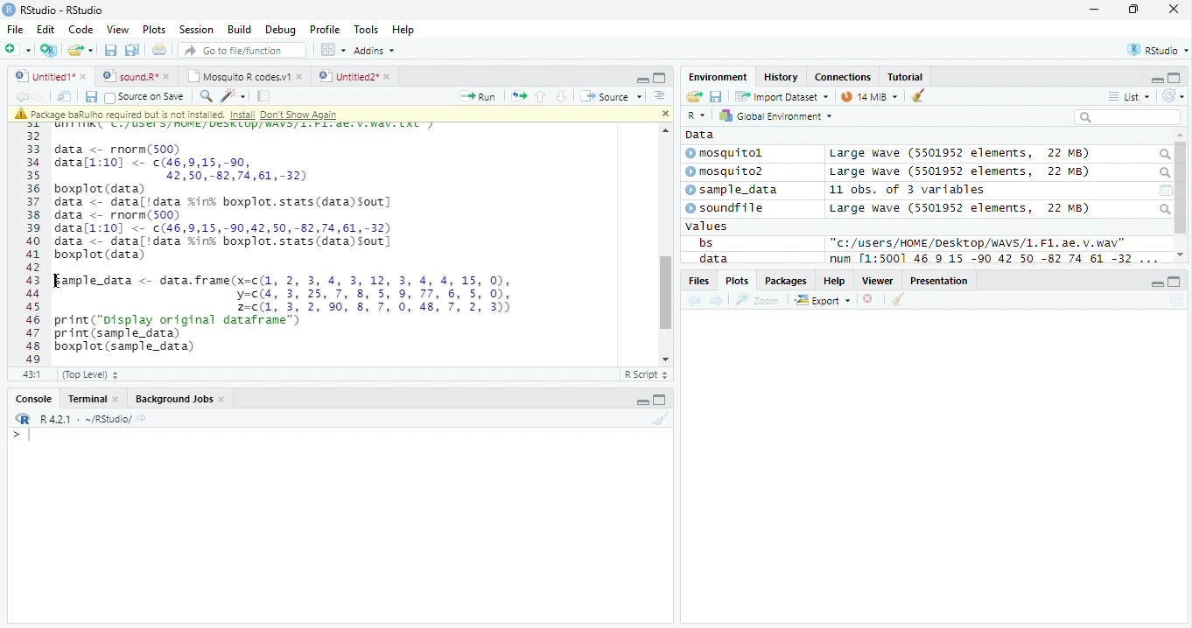 Image resolution: width=1192 pixels, height=628 pixels. I want to click on full screen, so click(660, 399).